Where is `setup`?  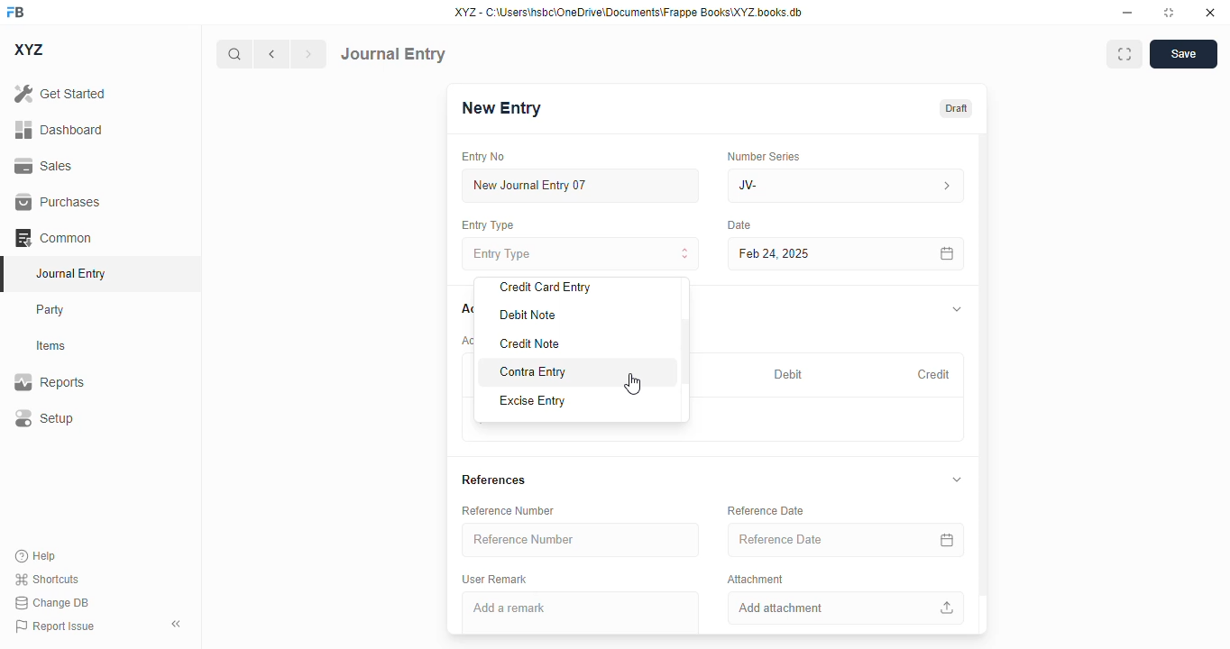 setup is located at coordinates (44, 417).